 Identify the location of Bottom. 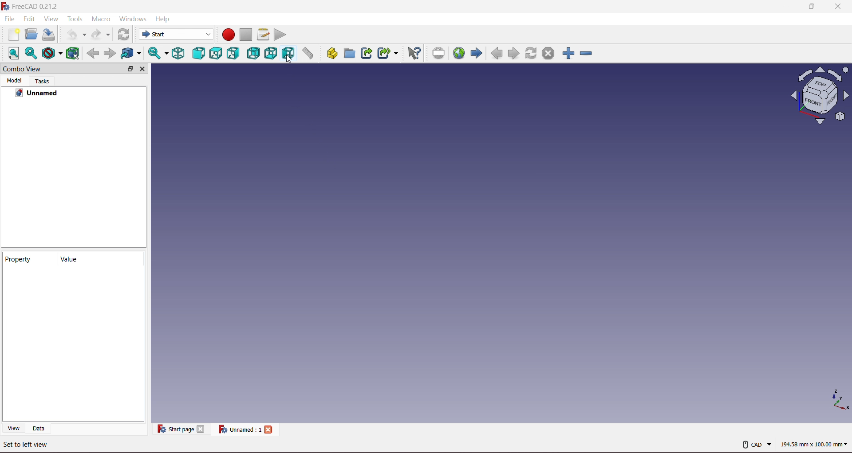
(271, 53).